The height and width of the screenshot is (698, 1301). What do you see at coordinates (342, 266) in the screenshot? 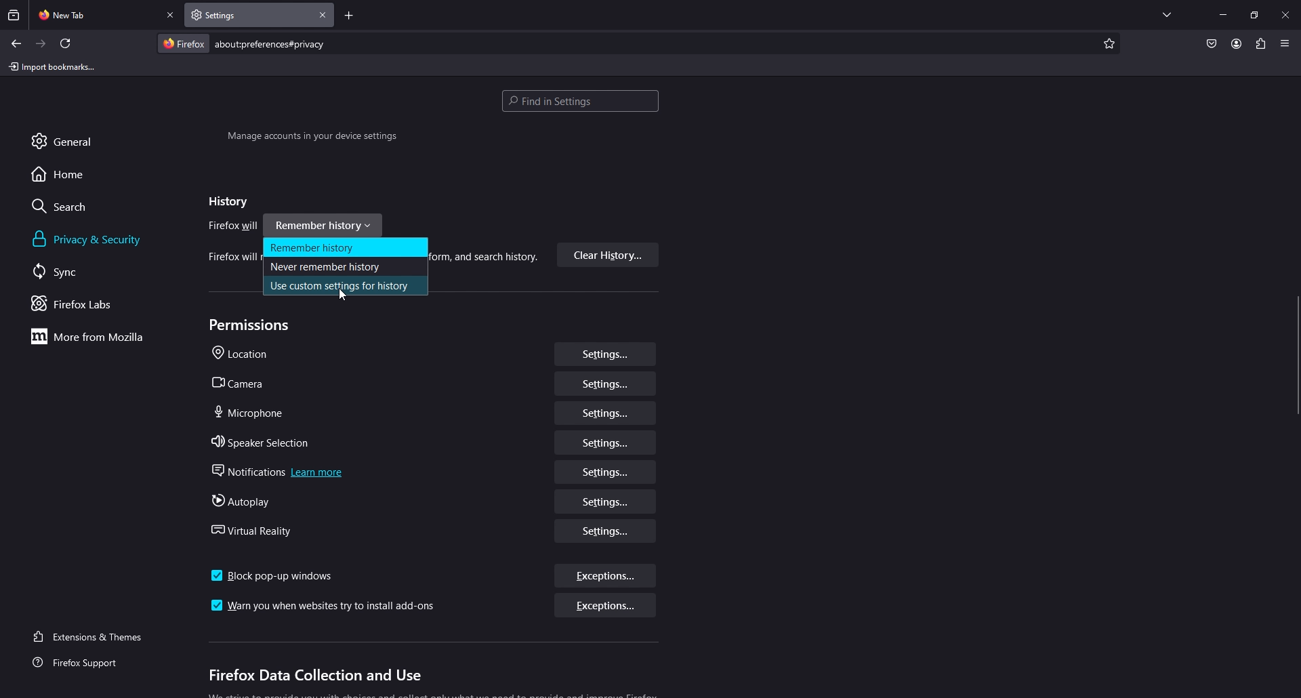
I see `never remember history` at bounding box center [342, 266].